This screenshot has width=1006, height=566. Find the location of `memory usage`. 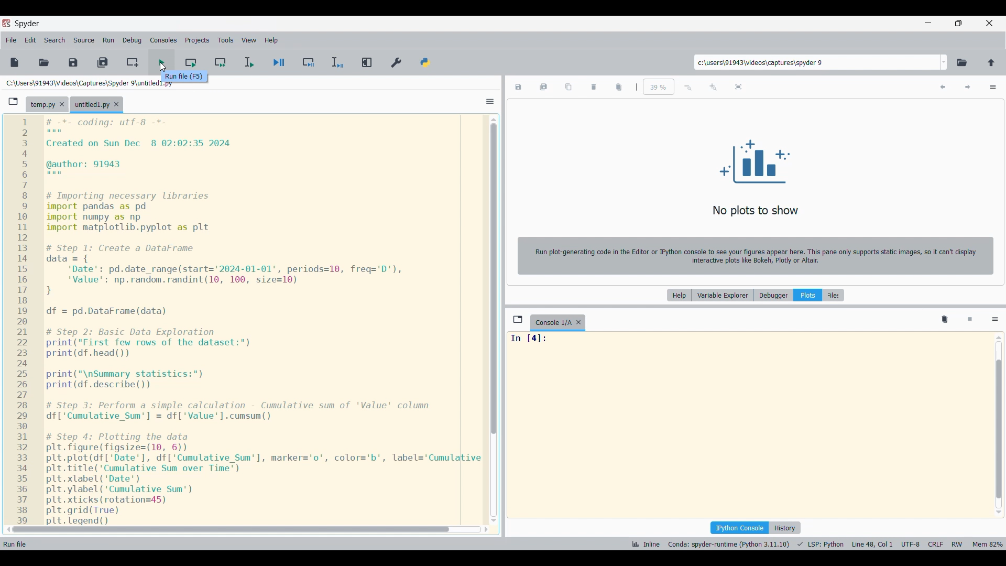

memory usage is located at coordinates (987, 543).